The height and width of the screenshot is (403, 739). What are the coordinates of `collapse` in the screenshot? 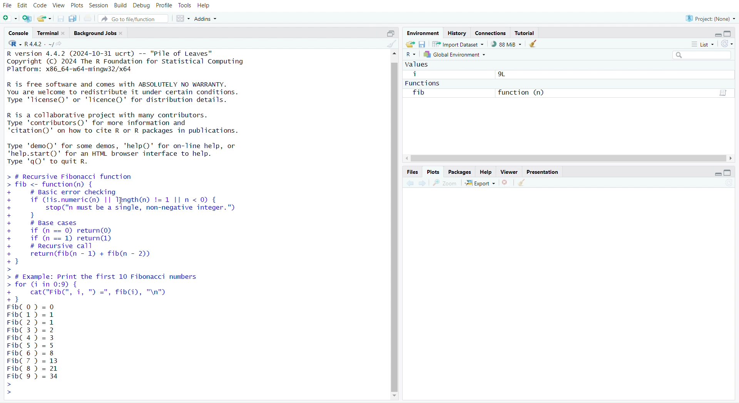 It's located at (729, 172).